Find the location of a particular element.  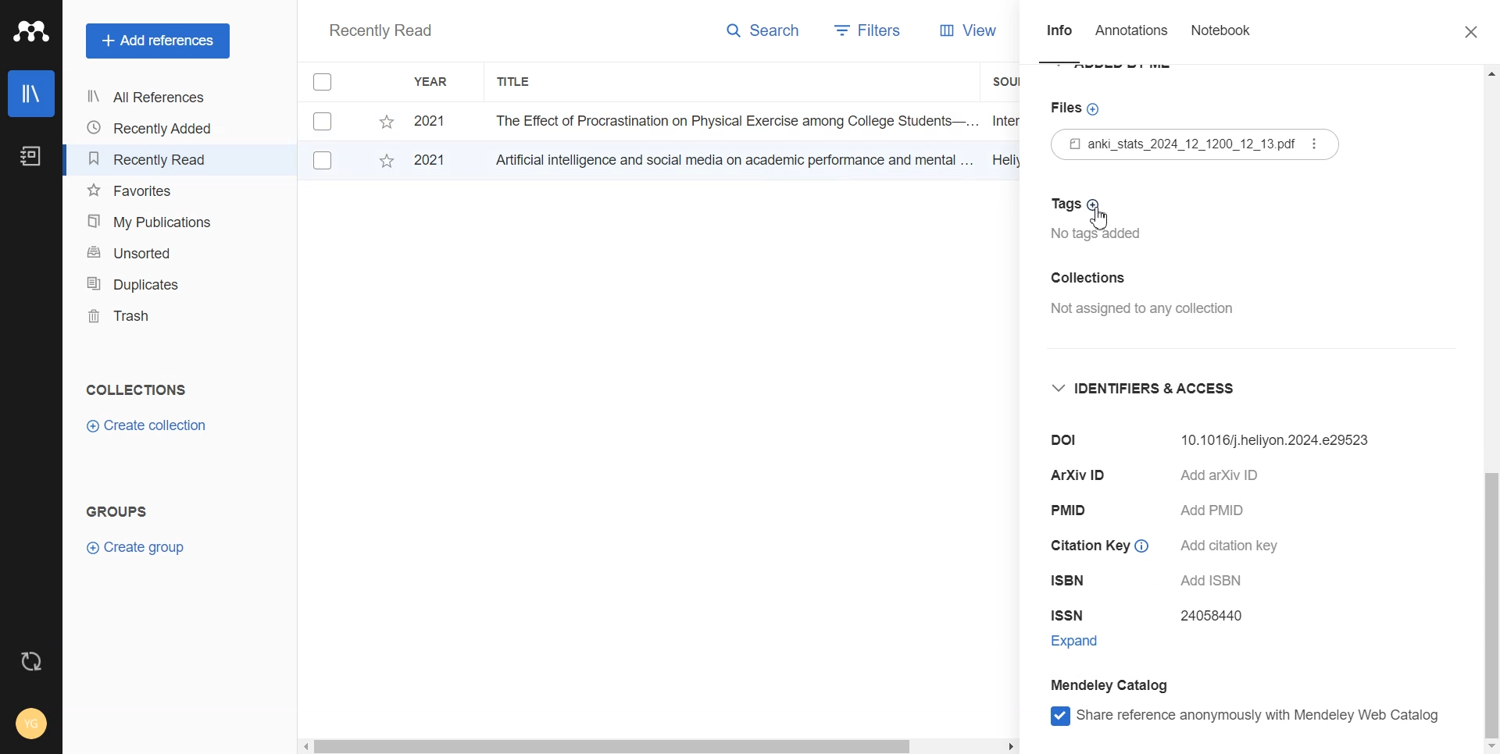

Account is located at coordinates (33, 722).